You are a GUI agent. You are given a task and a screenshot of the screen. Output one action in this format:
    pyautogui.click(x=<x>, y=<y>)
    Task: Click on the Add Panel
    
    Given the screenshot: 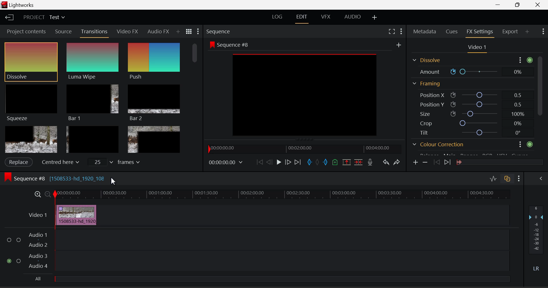 What is the action you would take?
    pyautogui.click(x=527, y=31)
    